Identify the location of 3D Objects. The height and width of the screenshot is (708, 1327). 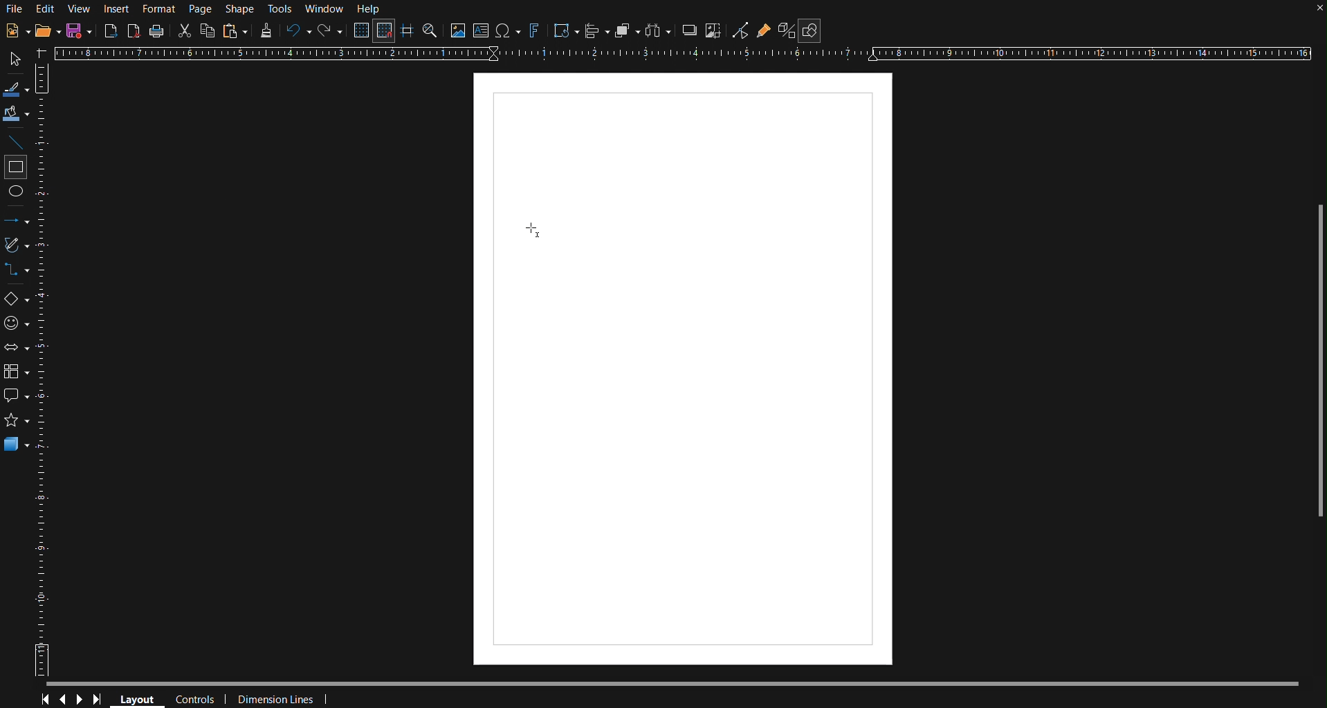
(17, 444).